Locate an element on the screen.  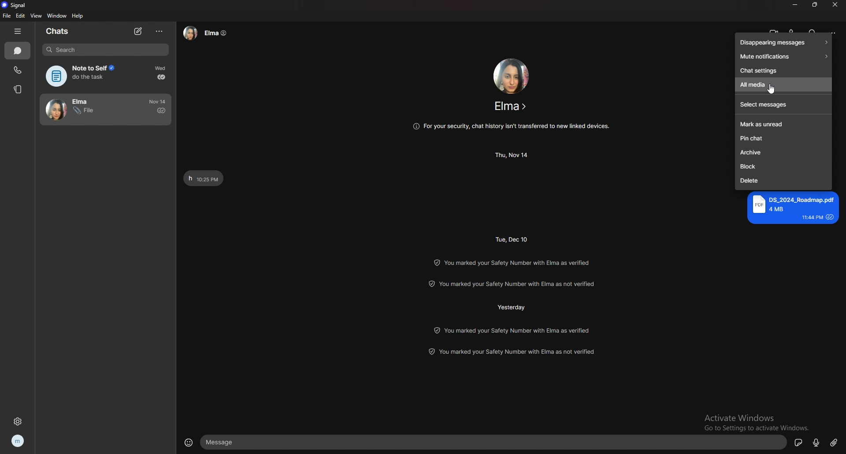
time is located at coordinates (159, 101).